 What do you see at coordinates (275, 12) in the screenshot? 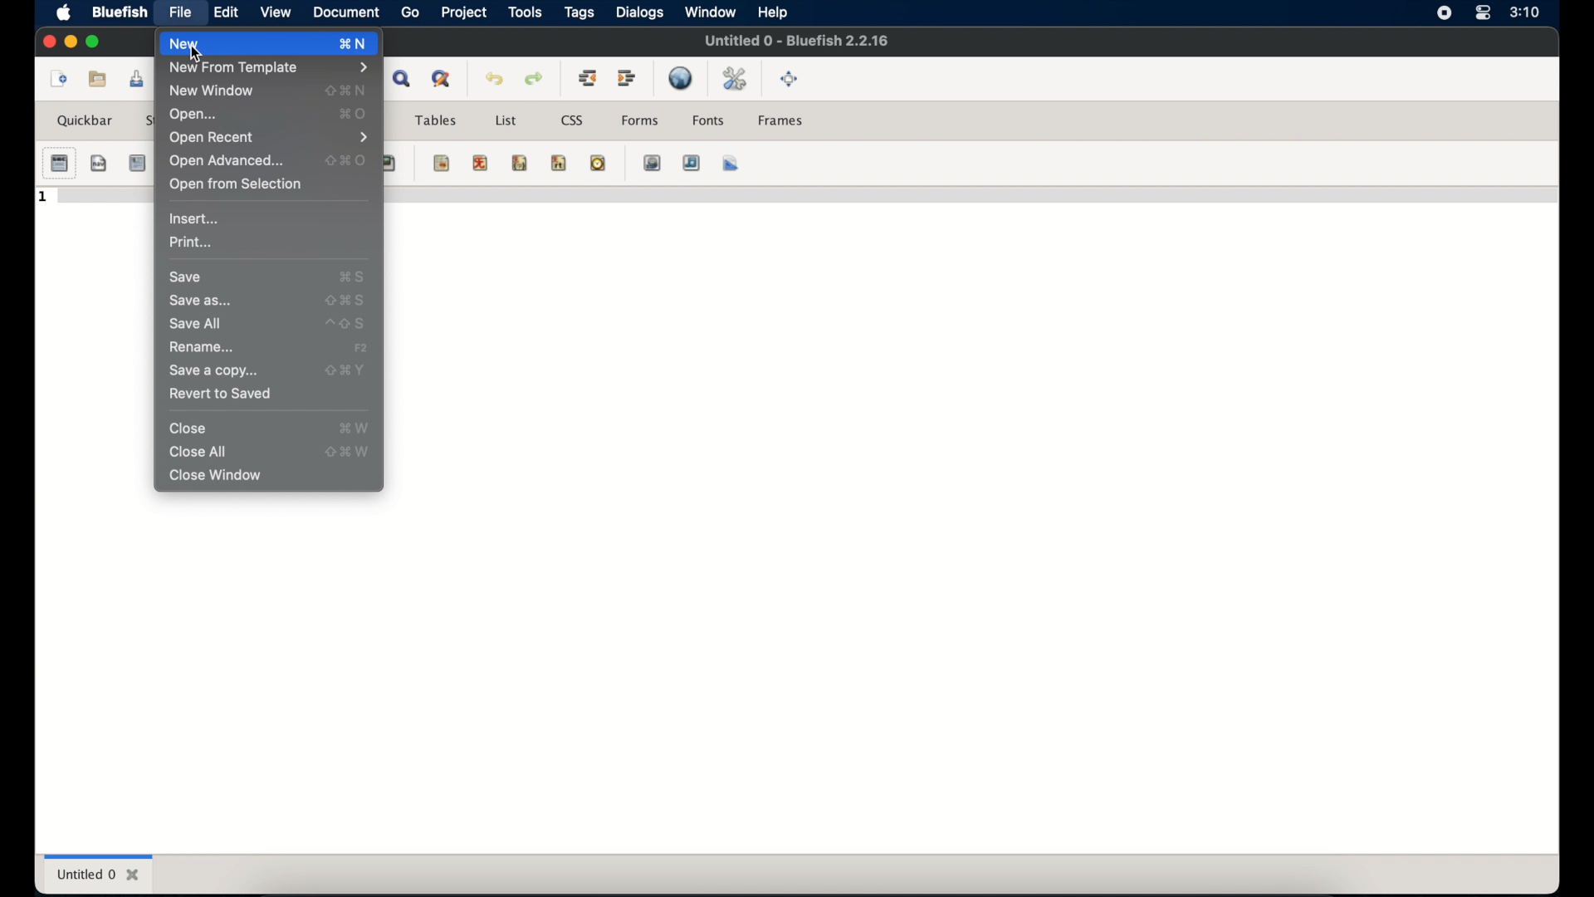
I see `view` at bounding box center [275, 12].